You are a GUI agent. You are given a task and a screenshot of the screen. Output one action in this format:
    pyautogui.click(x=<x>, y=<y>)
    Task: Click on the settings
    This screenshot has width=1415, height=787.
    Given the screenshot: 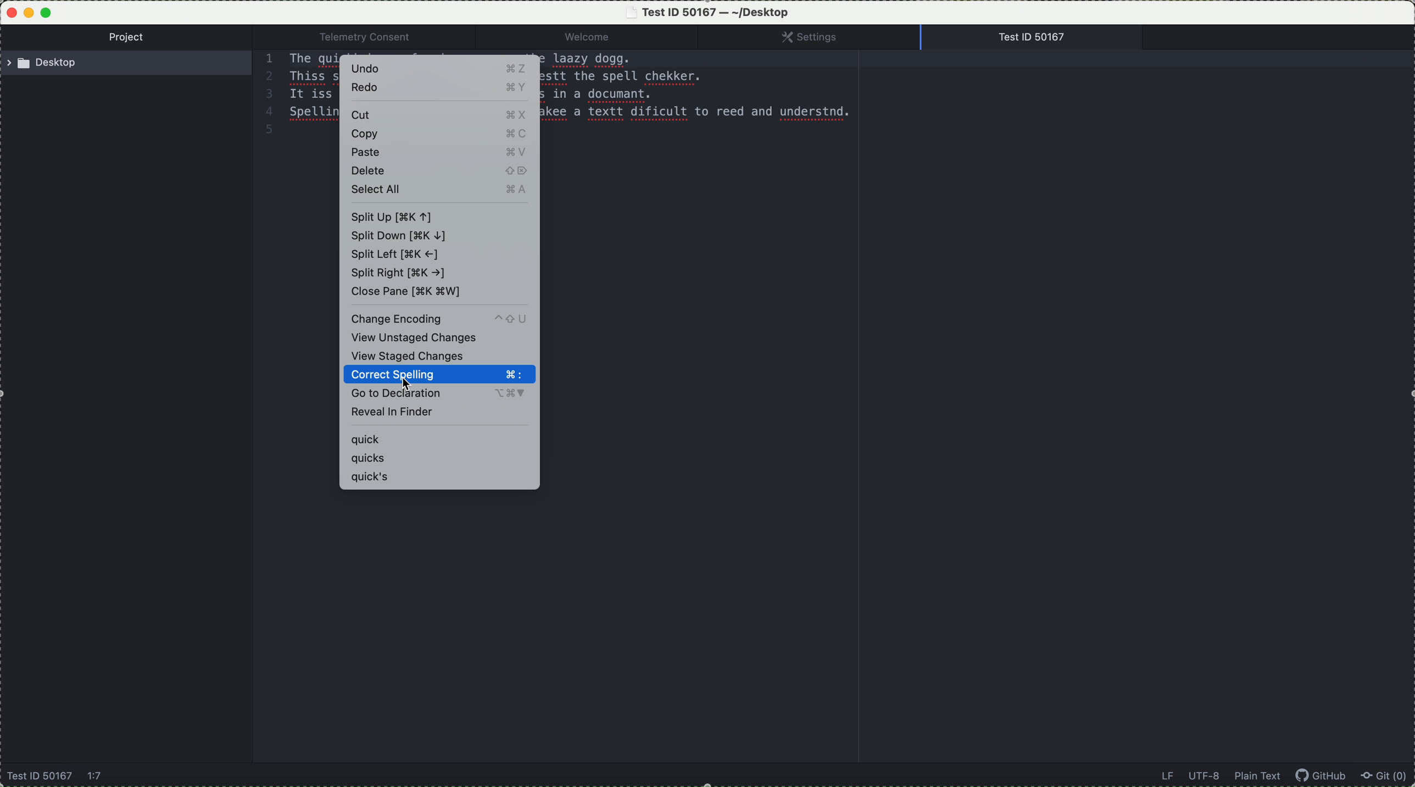 What is the action you would take?
    pyautogui.click(x=821, y=37)
    